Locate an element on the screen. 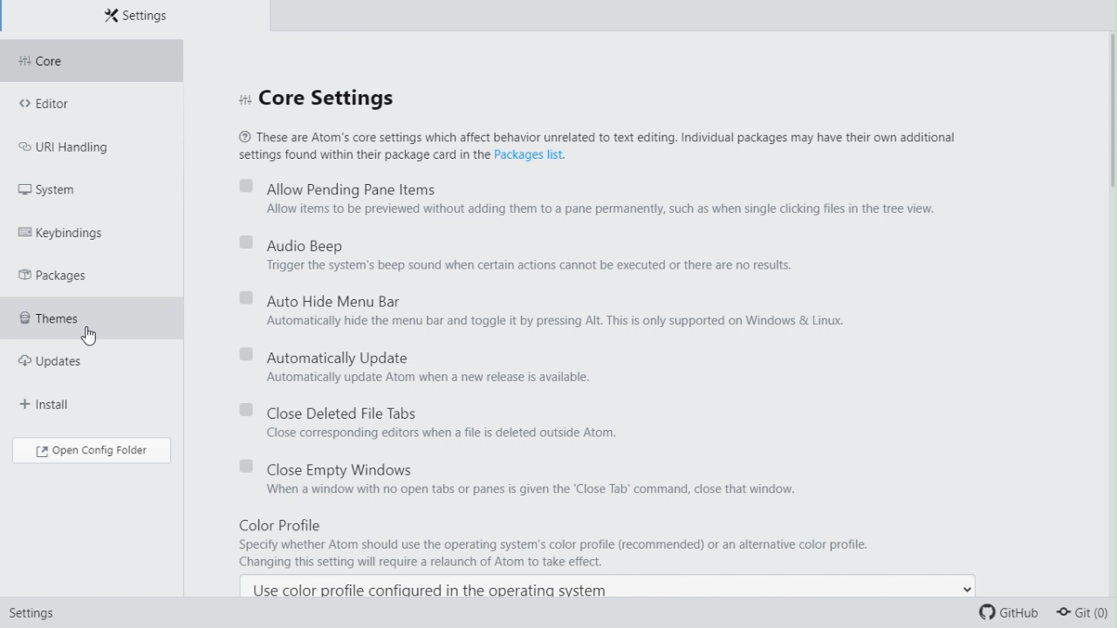  Settings is located at coordinates (134, 16).